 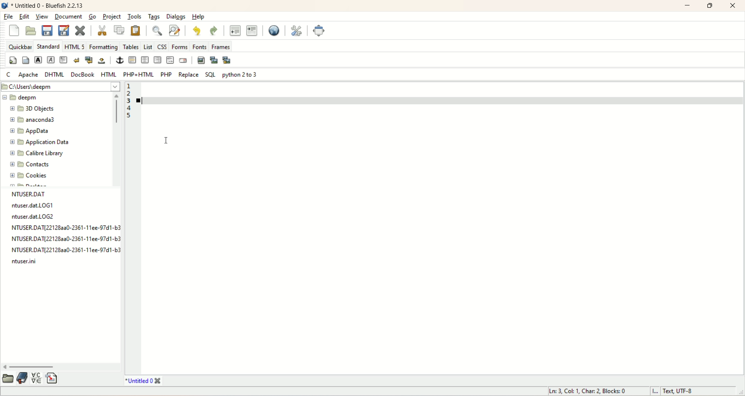 I want to click on help, so click(x=198, y=17).